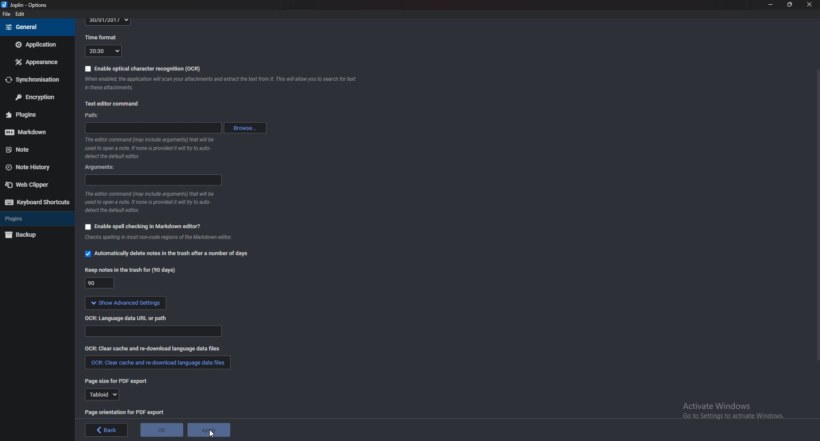 The image size is (820, 441). Describe the element at coordinates (100, 285) in the screenshot. I see `90 days` at that location.